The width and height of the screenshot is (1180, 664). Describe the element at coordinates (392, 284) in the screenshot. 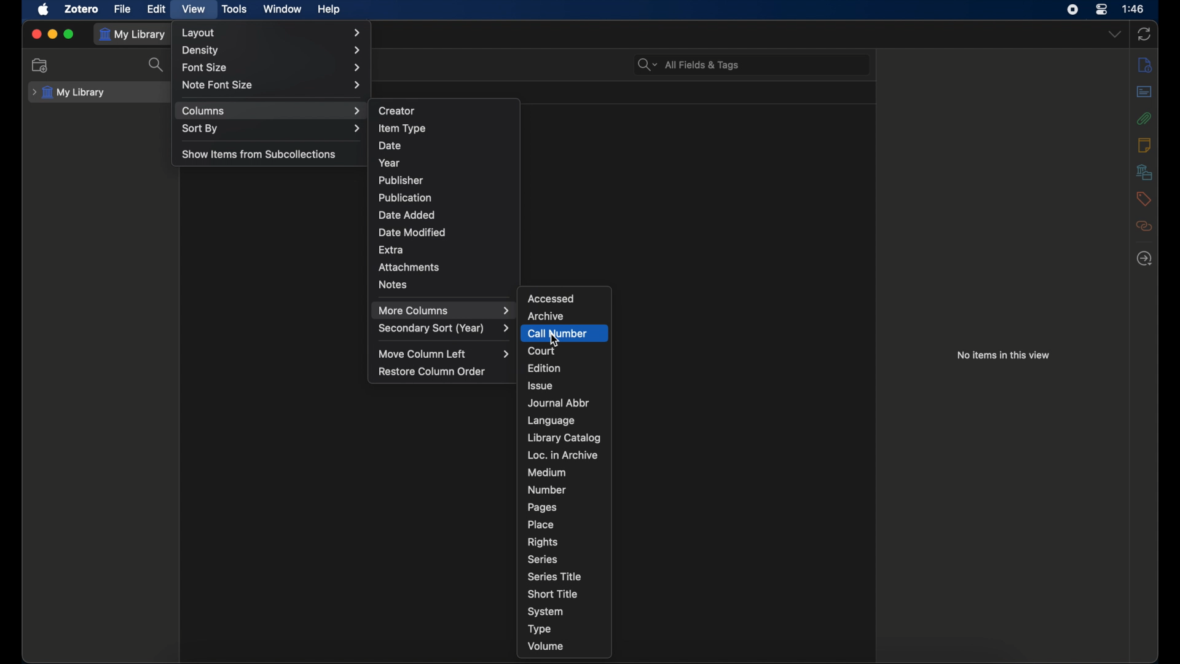

I see `notes` at that location.